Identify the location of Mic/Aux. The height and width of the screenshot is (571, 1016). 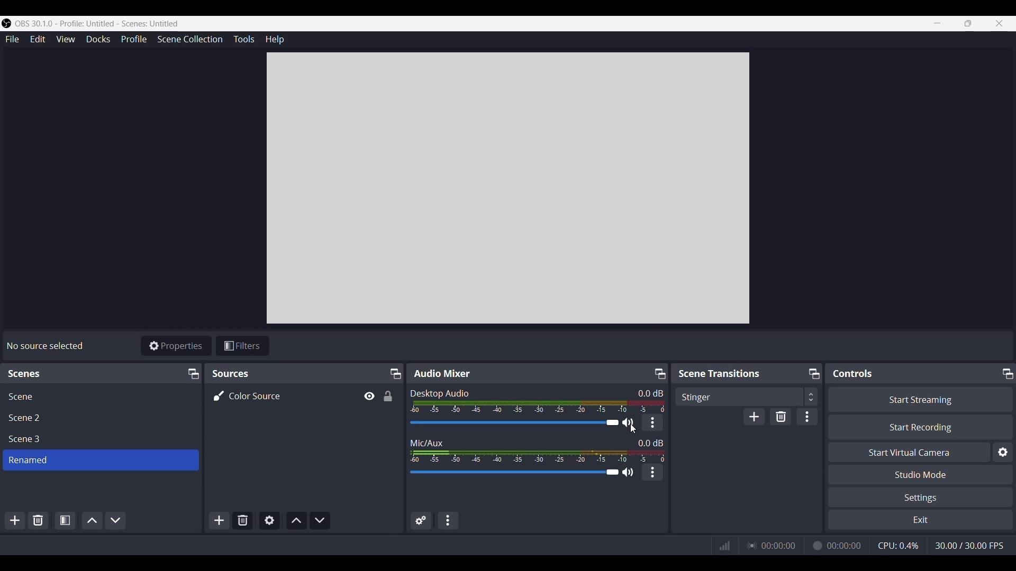
(428, 441).